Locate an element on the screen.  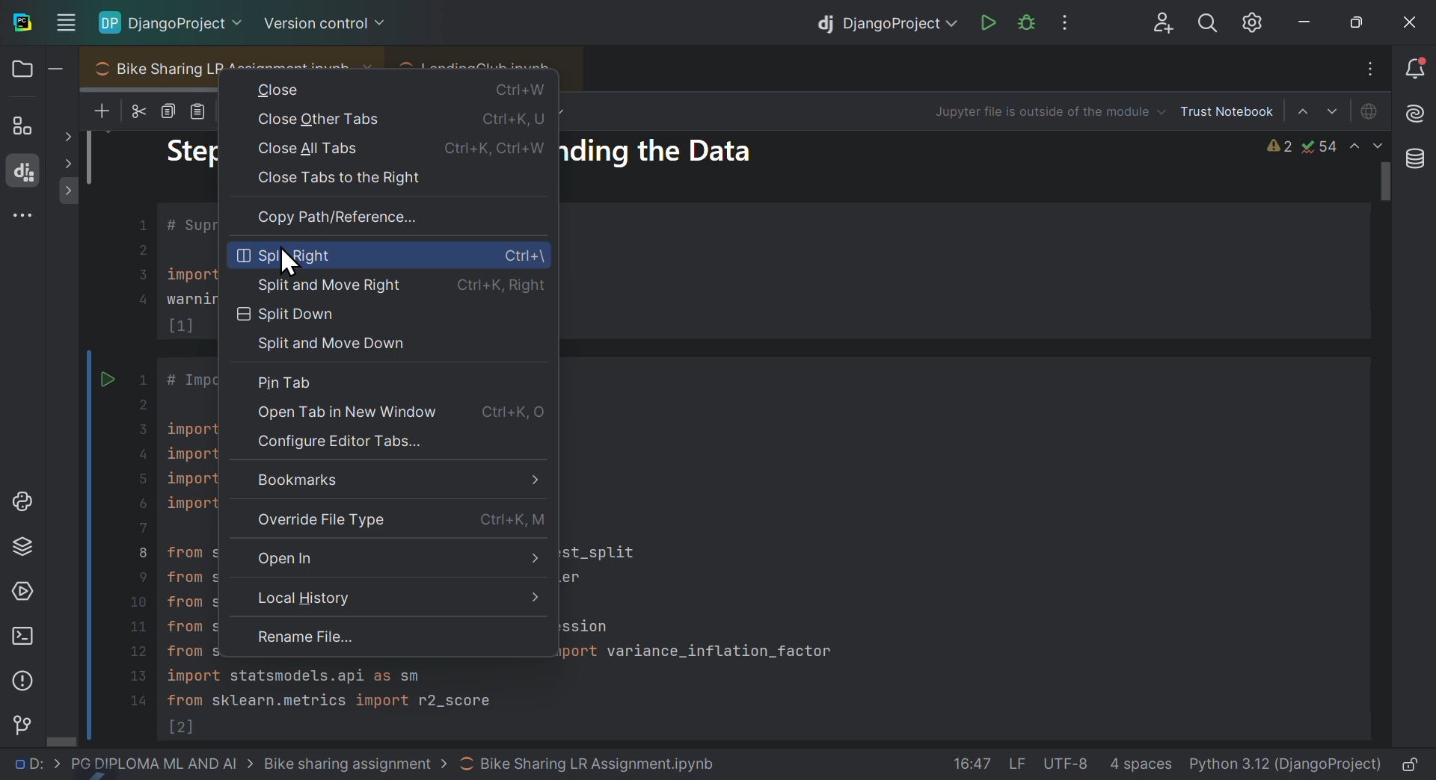
Split down is located at coordinates (331, 317).